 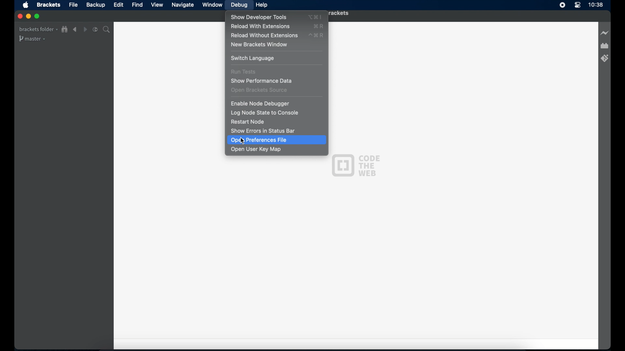 I want to click on close, so click(x=20, y=17).